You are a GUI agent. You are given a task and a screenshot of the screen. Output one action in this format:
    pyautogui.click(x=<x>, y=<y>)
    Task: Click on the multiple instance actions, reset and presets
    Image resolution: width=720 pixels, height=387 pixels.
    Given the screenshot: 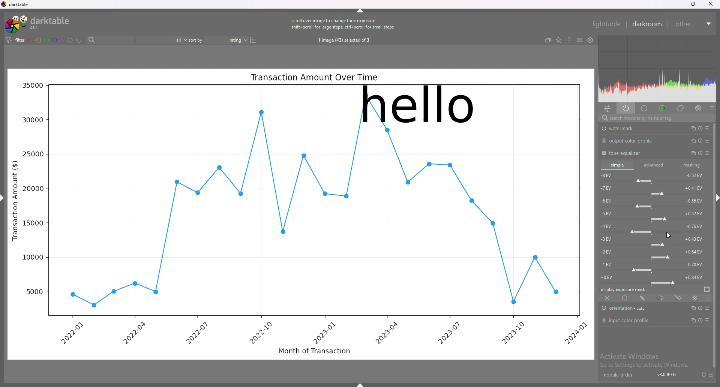 What is the action you would take?
    pyautogui.click(x=700, y=141)
    